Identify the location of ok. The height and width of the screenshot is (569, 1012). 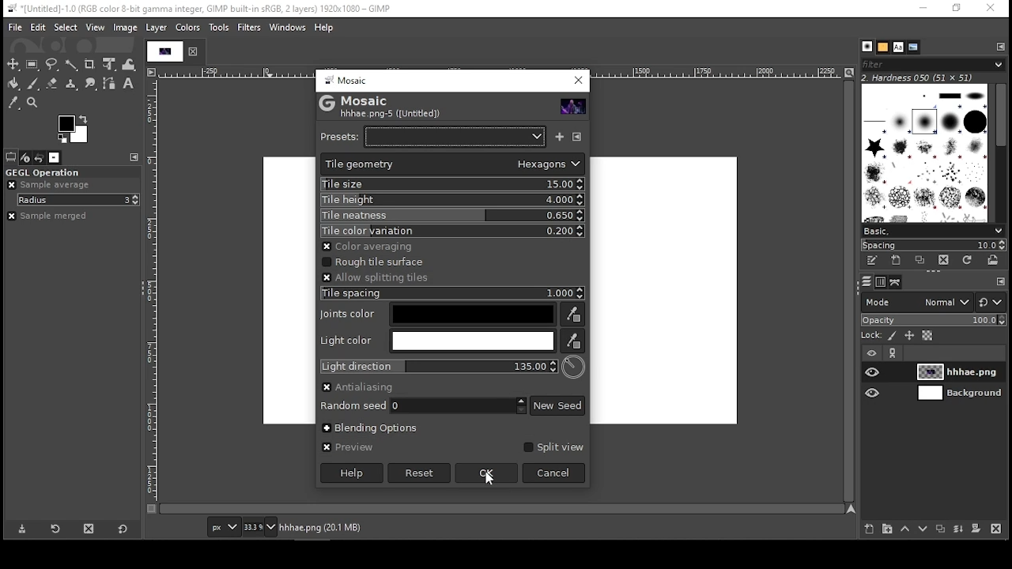
(485, 473).